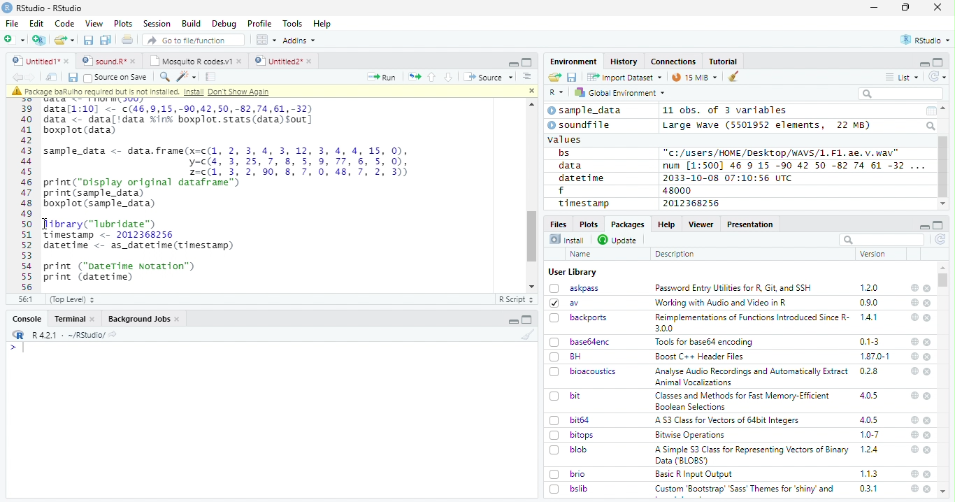 Image resolution: width=955 pixels, height=502 pixels. Describe the element at coordinates (945, 108) in the screenshot. I see `scroll up` at that location.